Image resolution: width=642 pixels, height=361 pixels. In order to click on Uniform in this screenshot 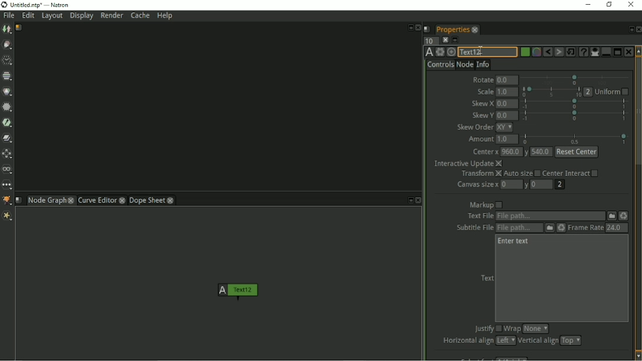, I will do `click(612, 92)`.